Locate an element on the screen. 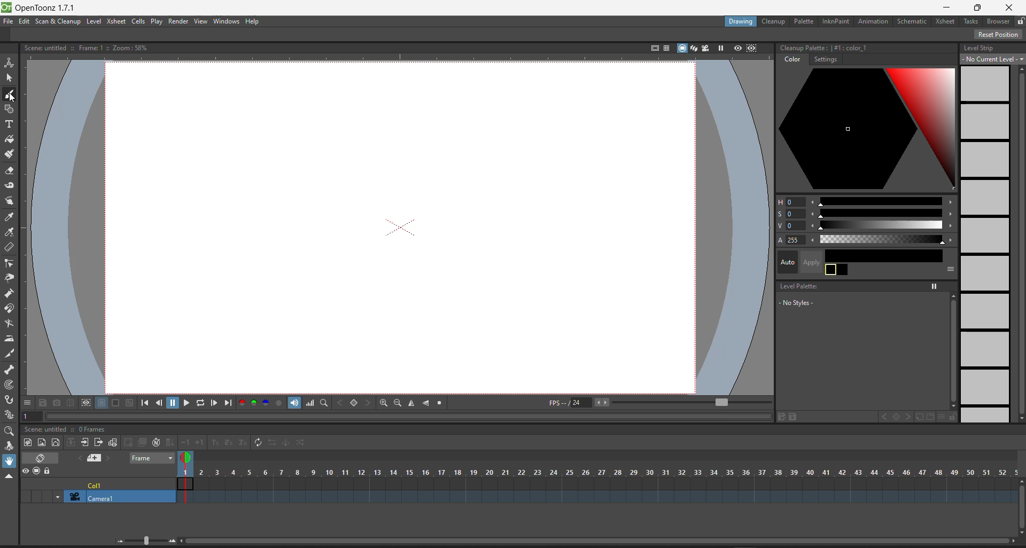 Image resolution: width=1026 pixels, height=548 pixels. pump tool is located at coordinates (9, 294).